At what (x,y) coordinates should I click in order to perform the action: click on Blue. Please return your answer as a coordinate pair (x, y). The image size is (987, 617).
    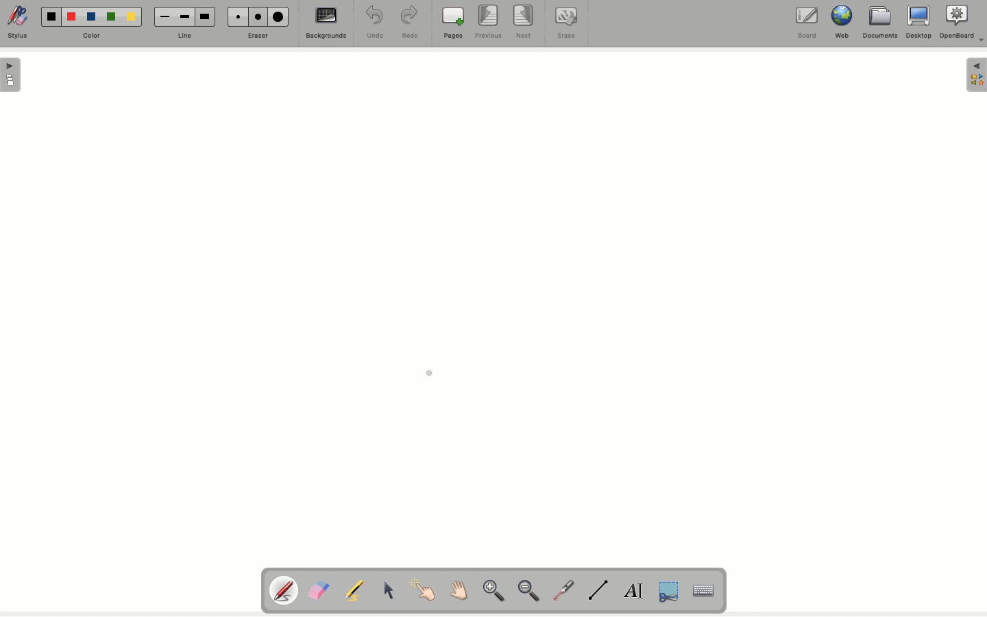
    Looking at the image, I should click on (91, 14).